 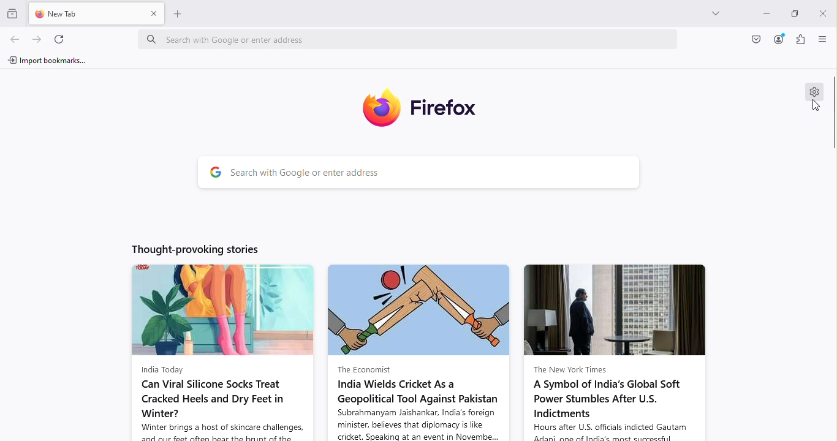 I want to click on Go back one page, so click(x=13, y=40).